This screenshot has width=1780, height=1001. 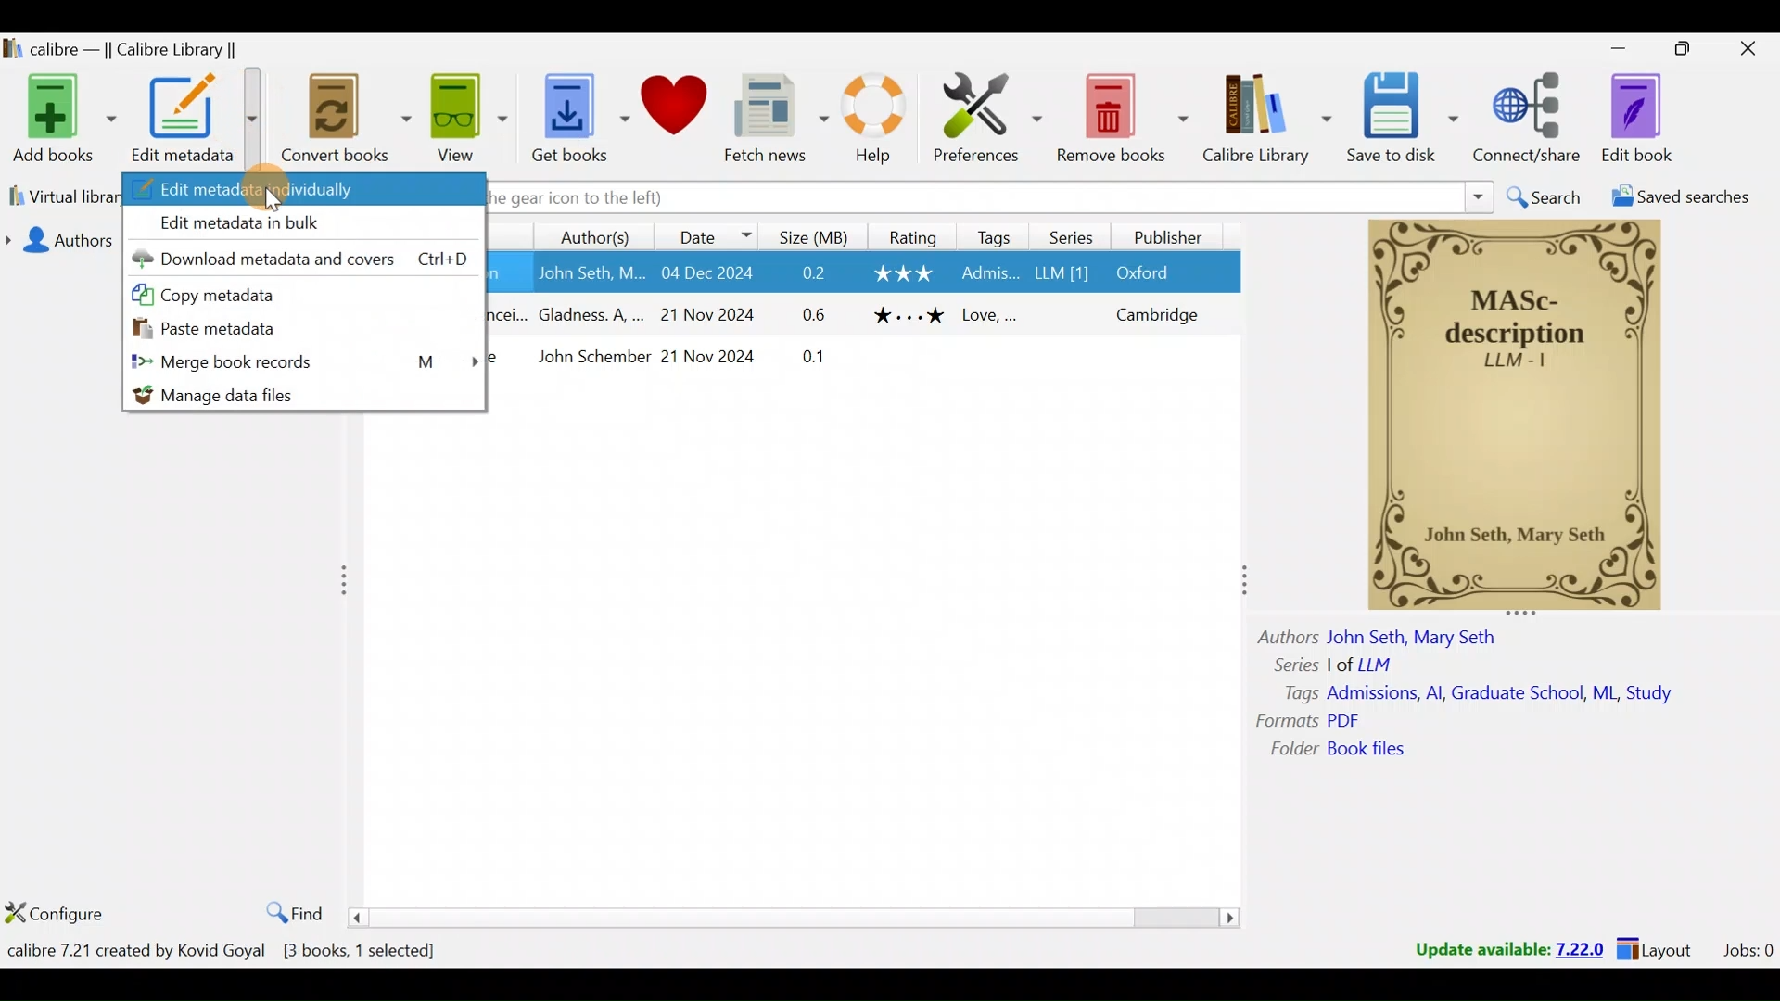 What do you see at coordinates (817, 312) in the screenshot?
I see `` at bounding box center [817, 312].